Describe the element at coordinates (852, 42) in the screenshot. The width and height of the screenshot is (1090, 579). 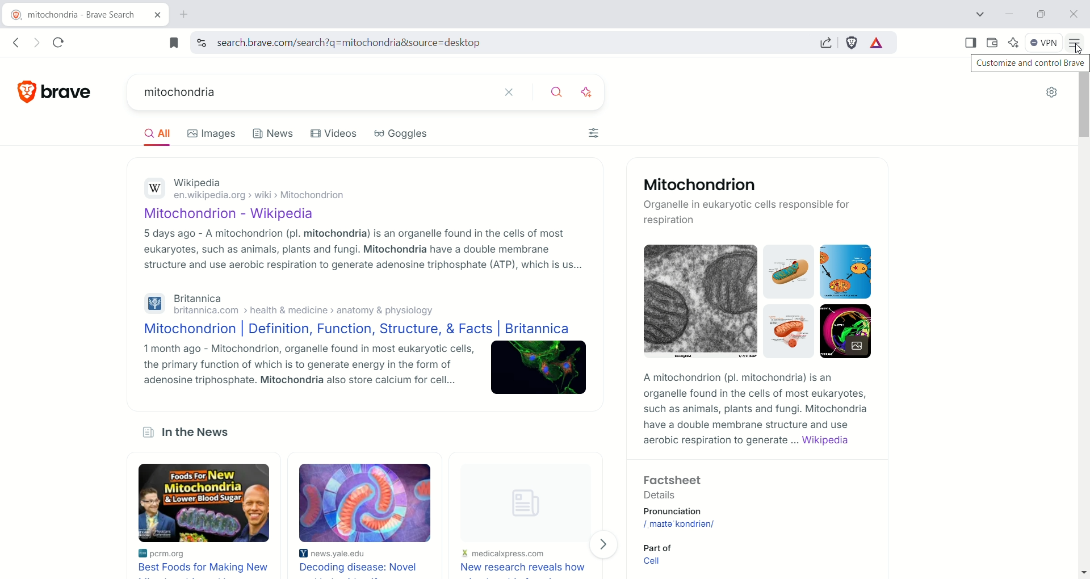
I see `brave schields` at that location.